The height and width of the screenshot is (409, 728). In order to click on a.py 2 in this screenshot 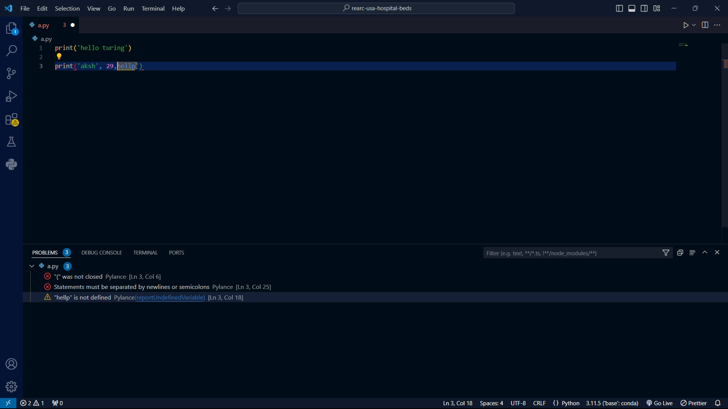, I will do `click(55, 266)`.